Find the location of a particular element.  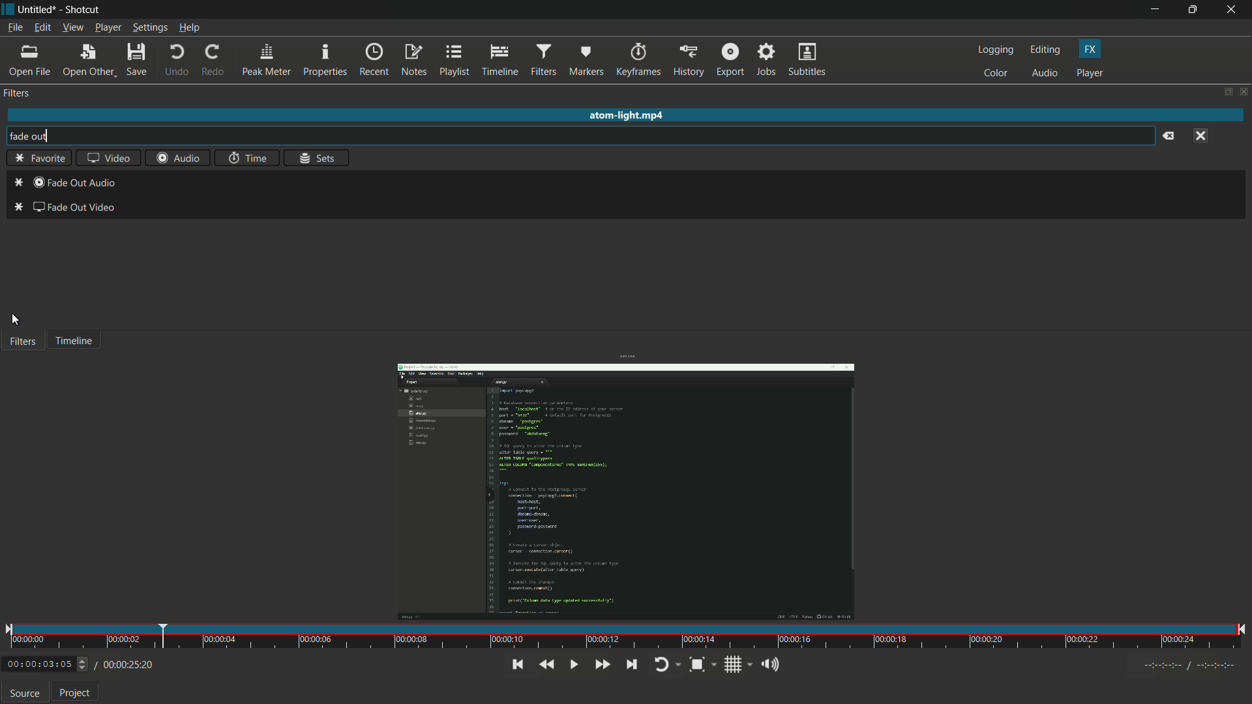

edit menu is located at coordinates (41, 28).